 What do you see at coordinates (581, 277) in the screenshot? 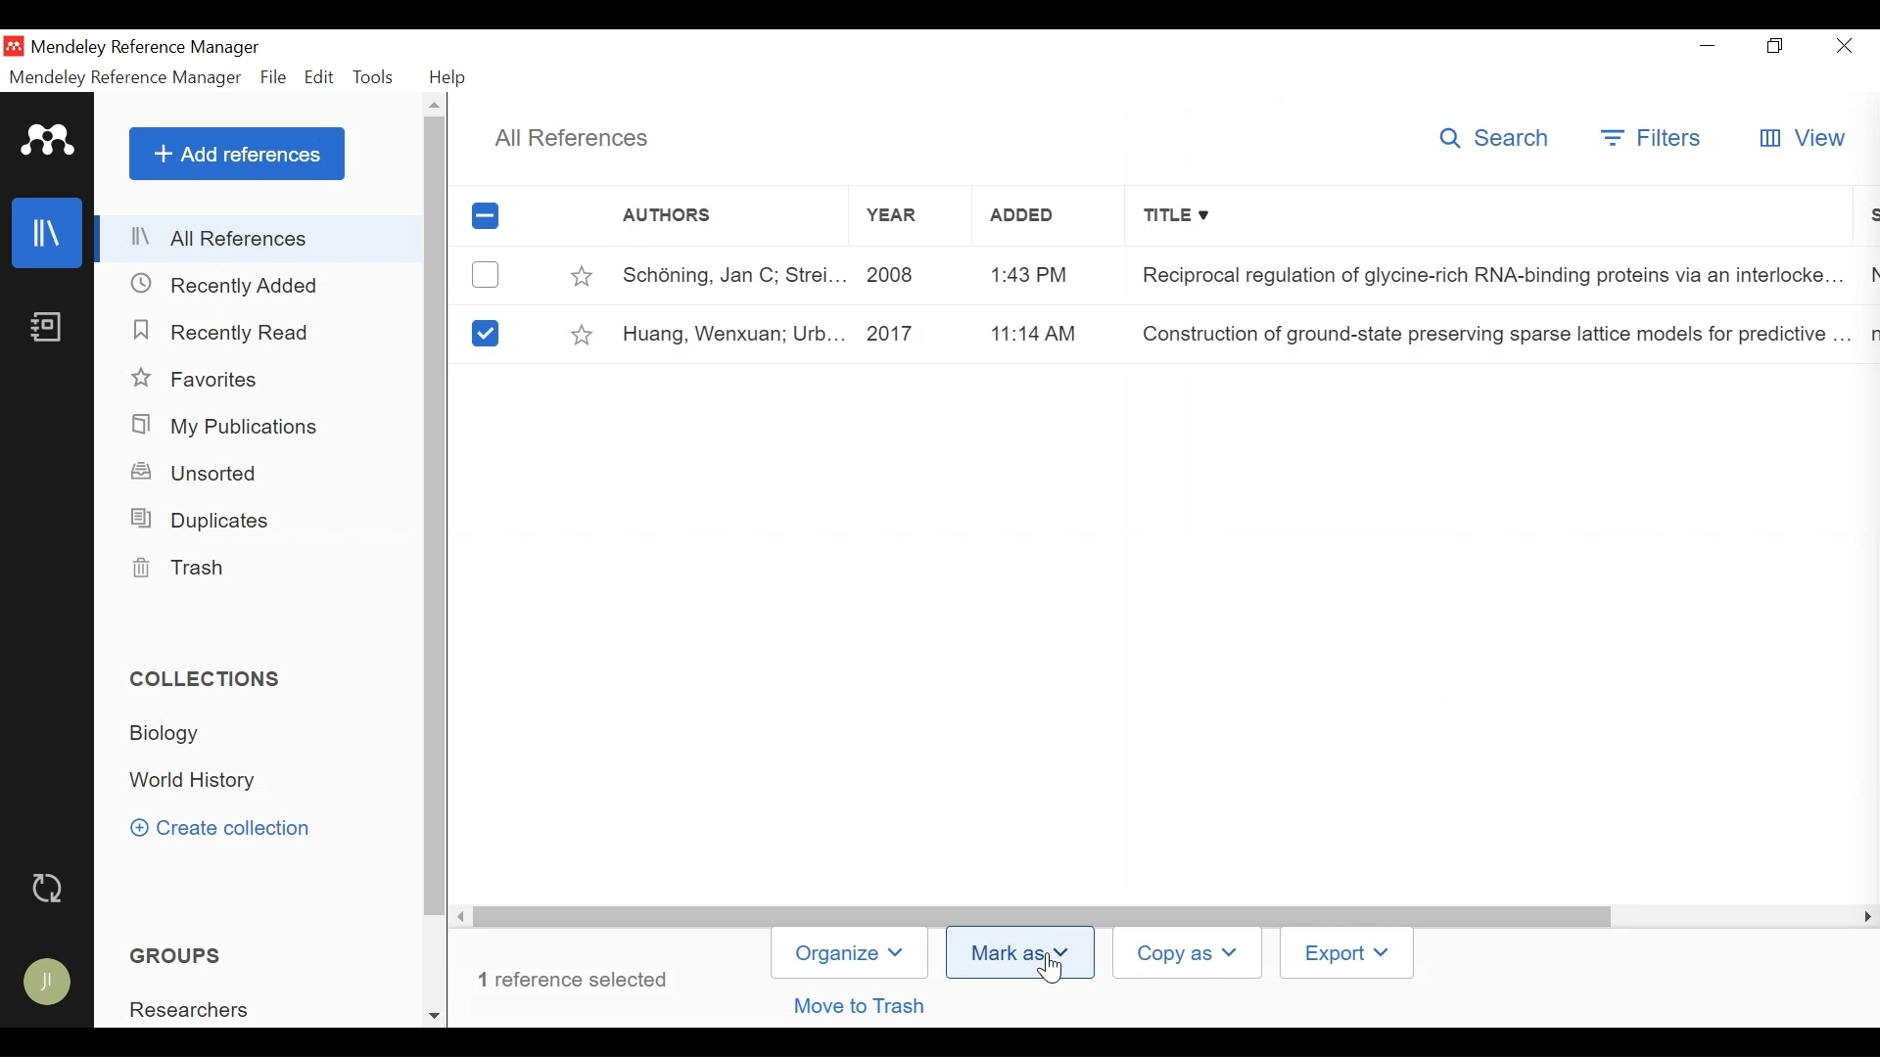
I see `Toggle Favorites` at bounding box center [581, 277].